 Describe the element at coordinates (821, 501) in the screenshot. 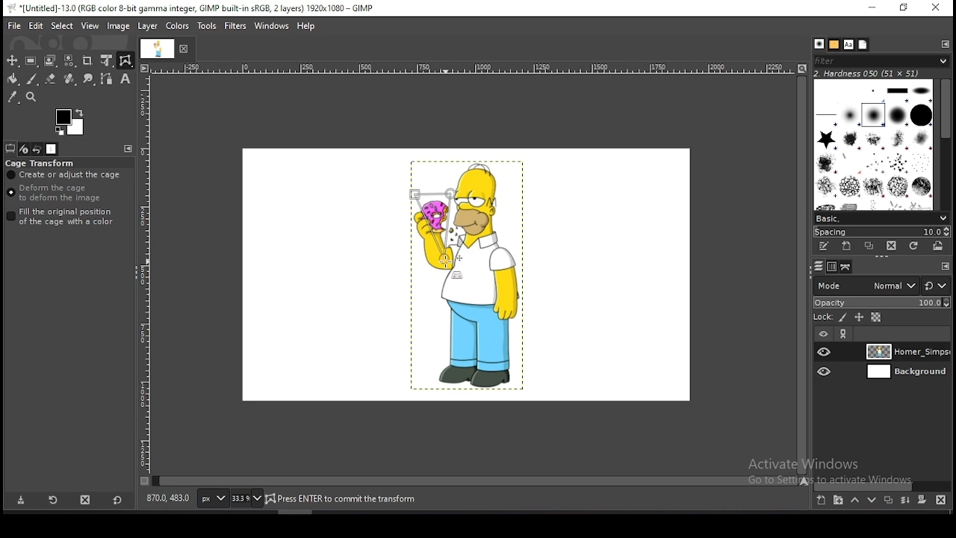

I see `create a new layer` at that location.